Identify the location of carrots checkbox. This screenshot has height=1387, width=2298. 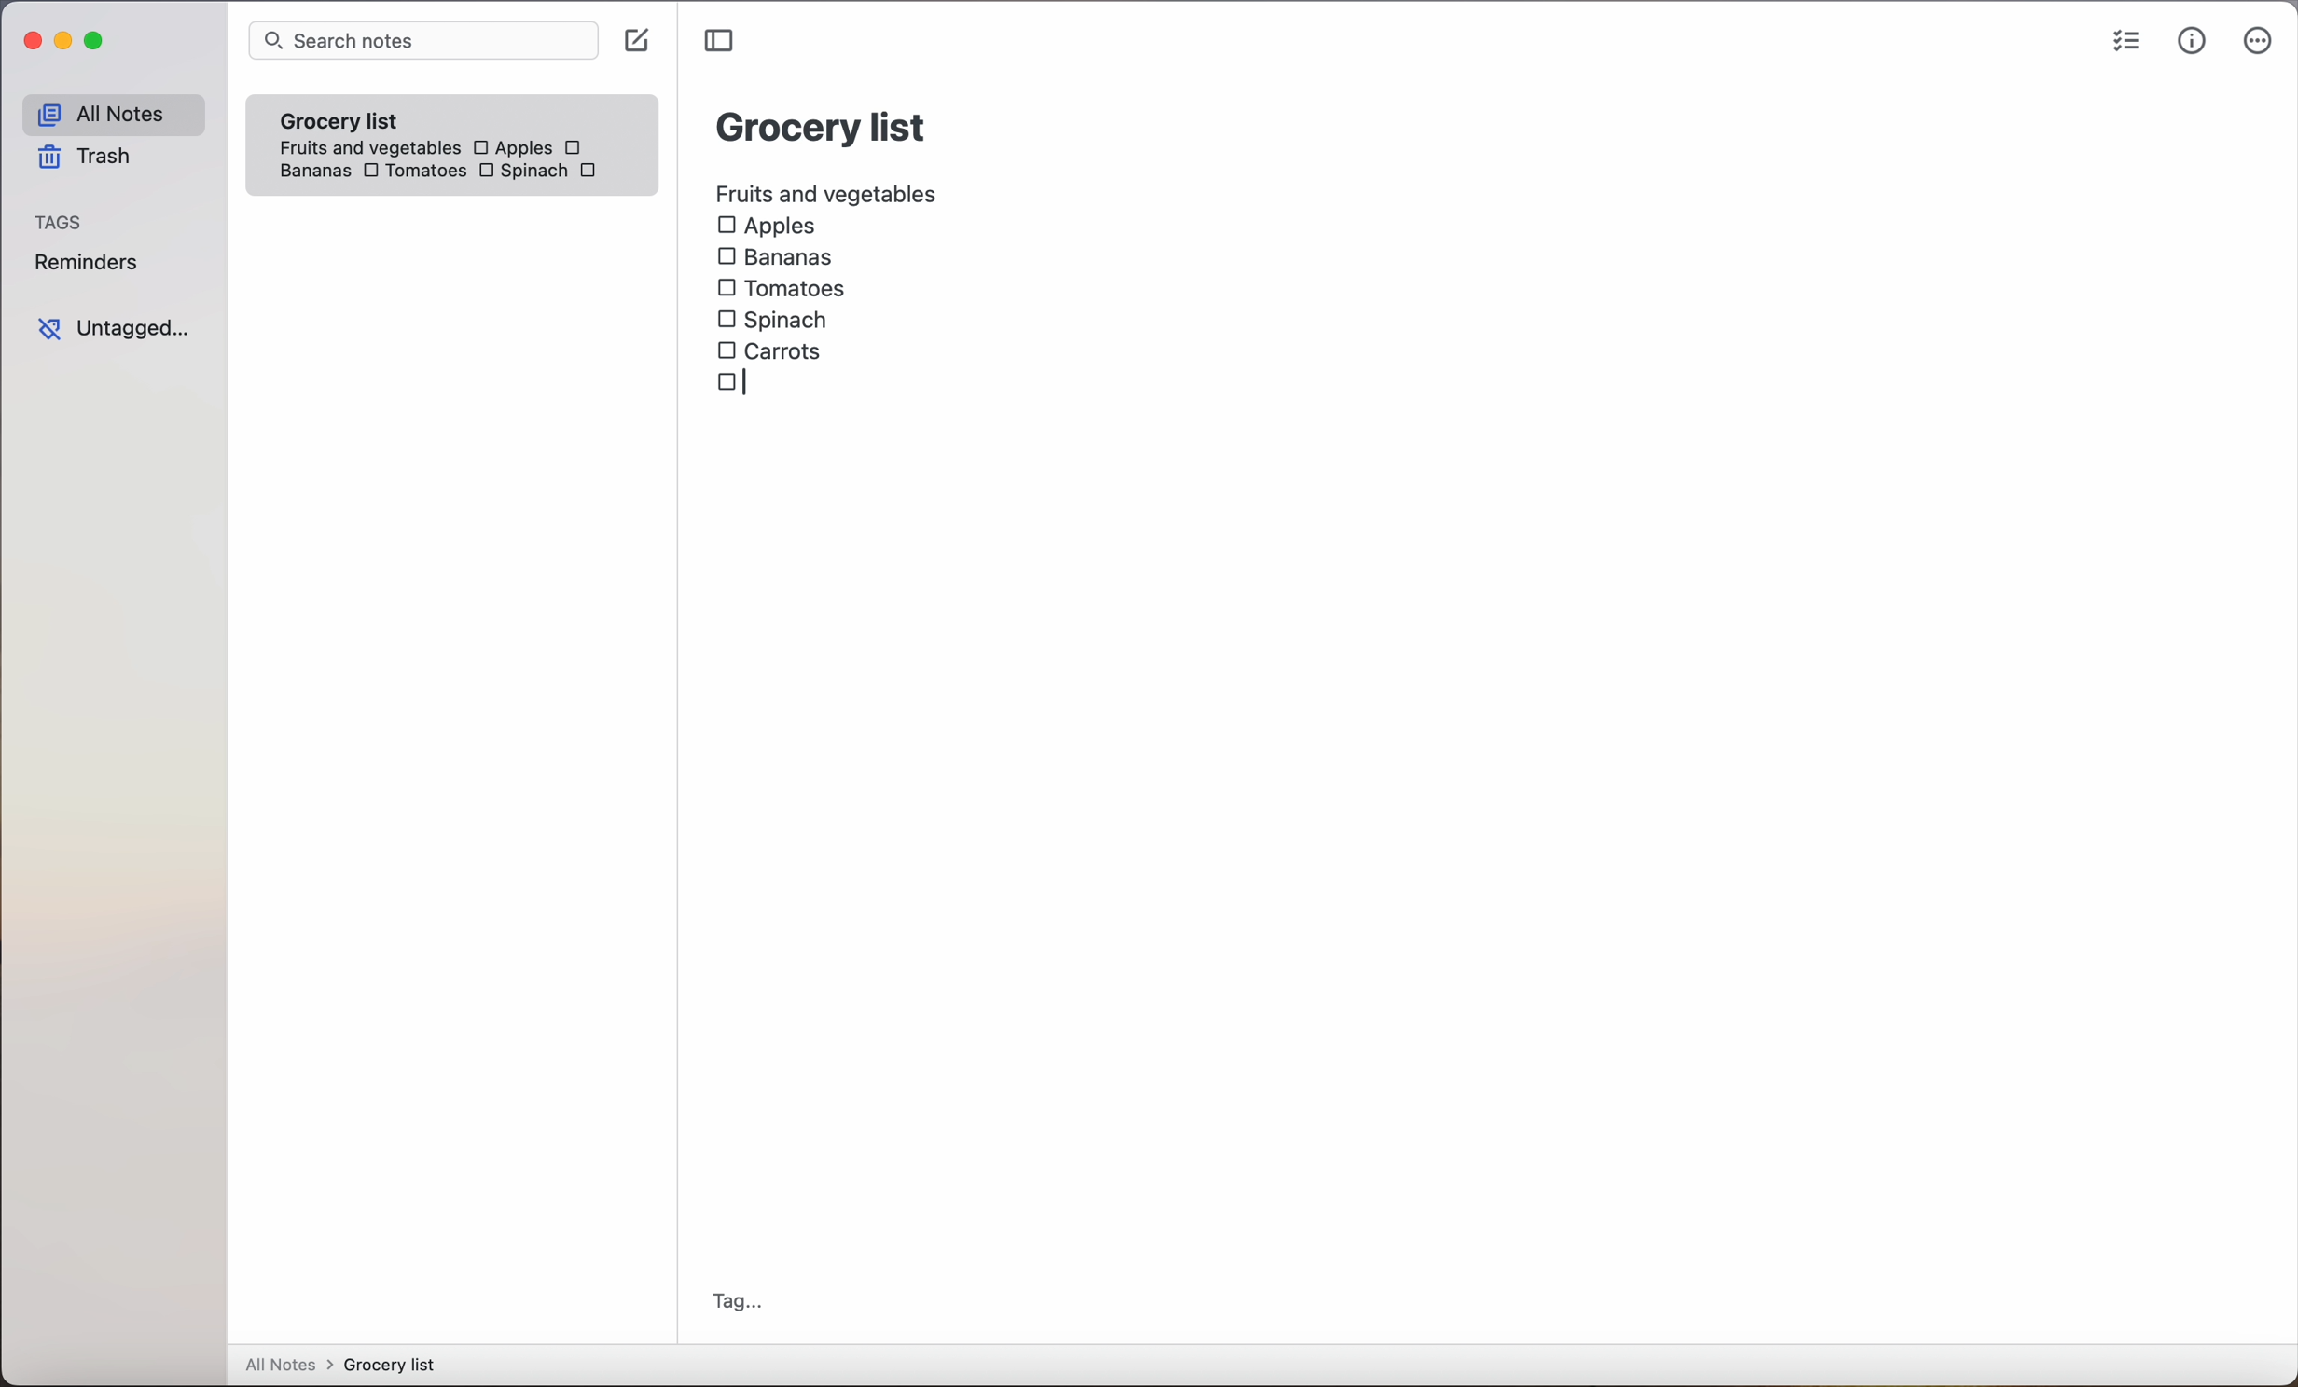
(775, 349).